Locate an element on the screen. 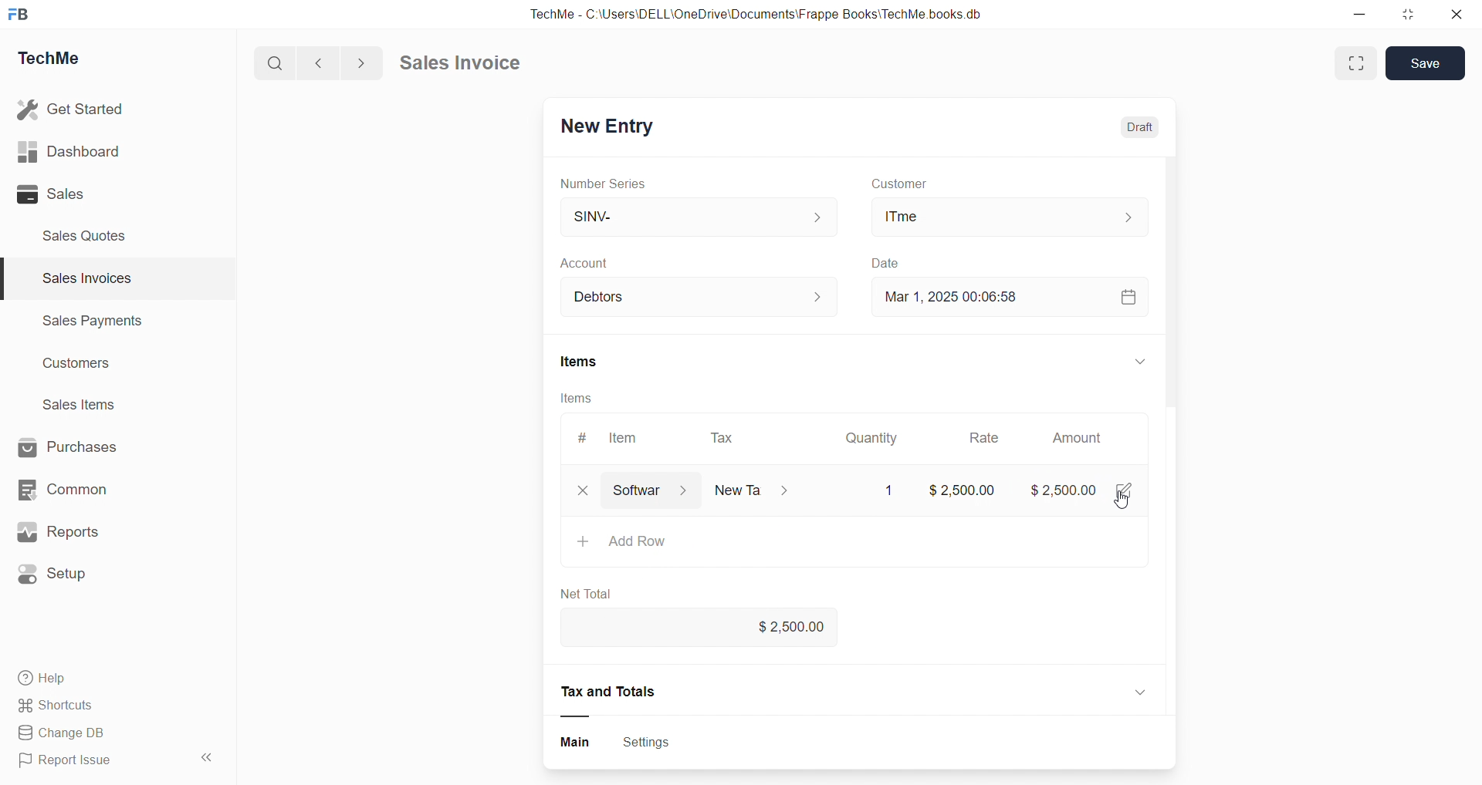  ull Dashboard is located at coordinates (76, 151).